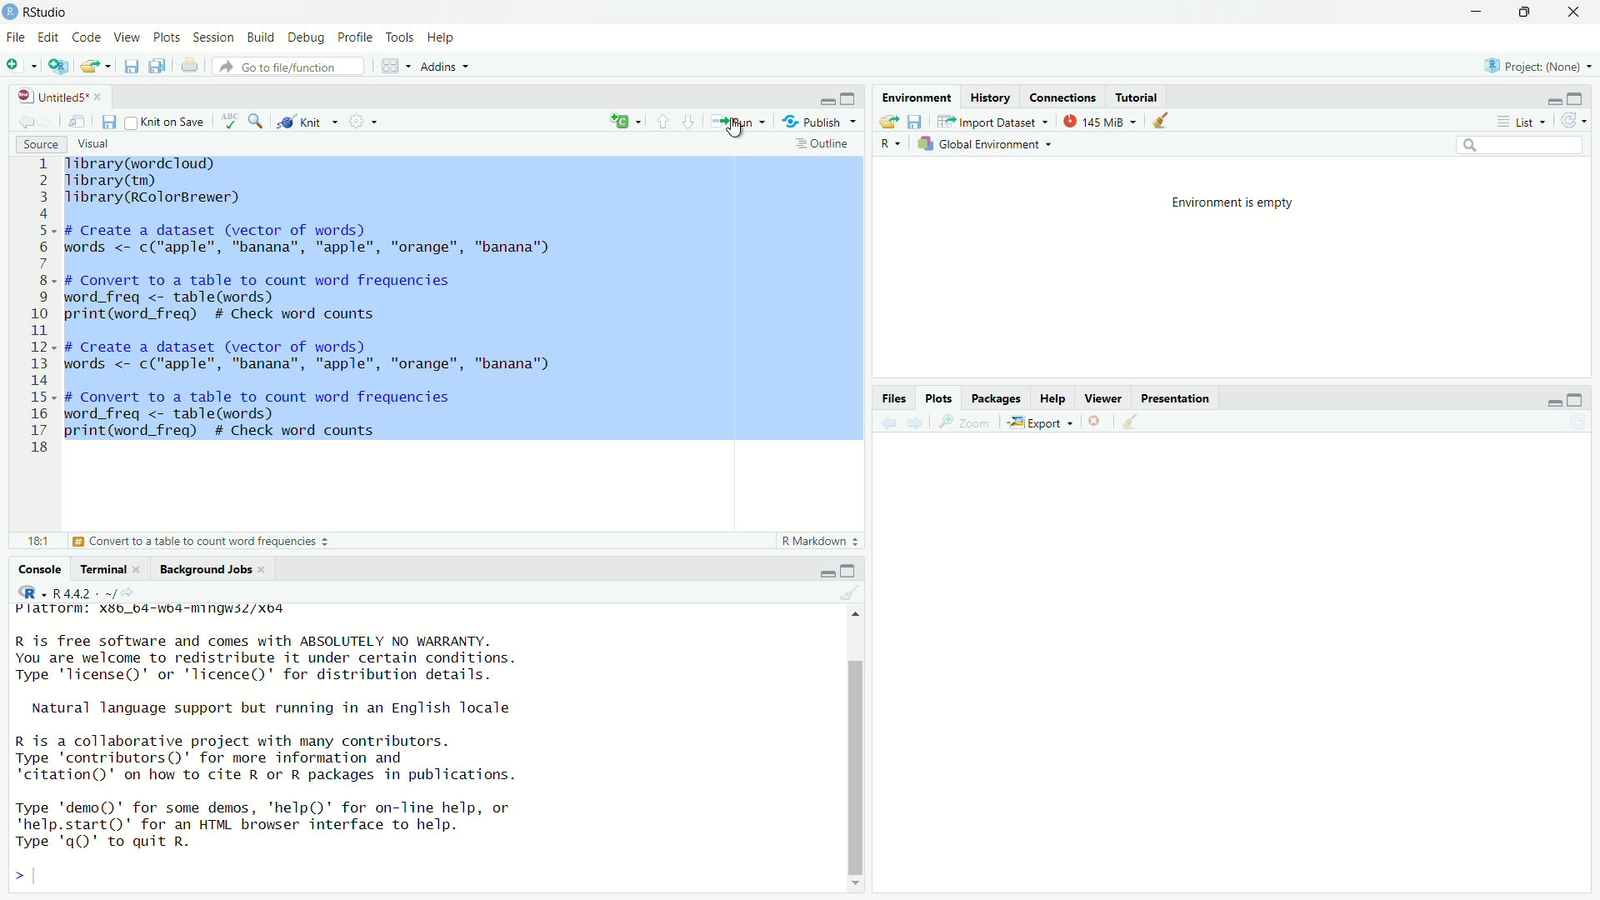 The height and width of the screenshot is (900, 1600). What do you see at coordinates (35, 568) in the screenshot?
I see `Console` at bounding box center [35, 568].